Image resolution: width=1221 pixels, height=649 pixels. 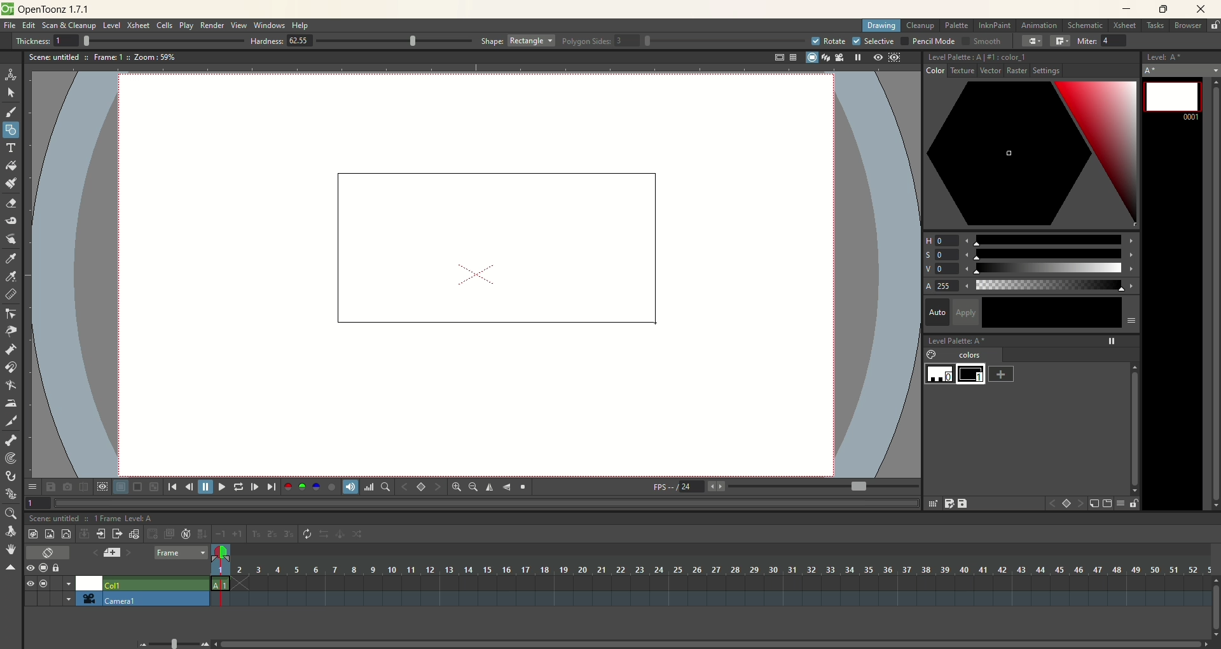 What do you see at coordinates (10, 294) in the screenshot?
I see `ruler editor` at bounding box center [10, 294].